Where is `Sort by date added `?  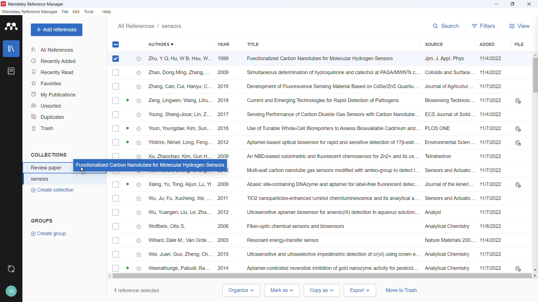 Sort by date added  is located at coordinates (488, 44).